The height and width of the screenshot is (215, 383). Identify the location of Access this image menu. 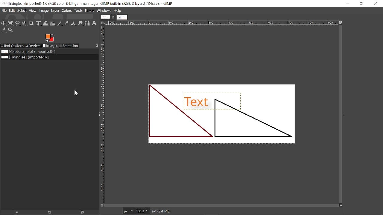
(103, 23).